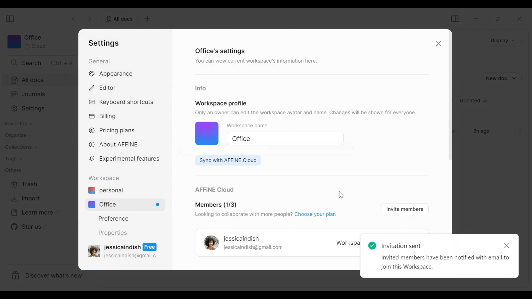  I want to click on Workspace Owner, so click(347, 243).